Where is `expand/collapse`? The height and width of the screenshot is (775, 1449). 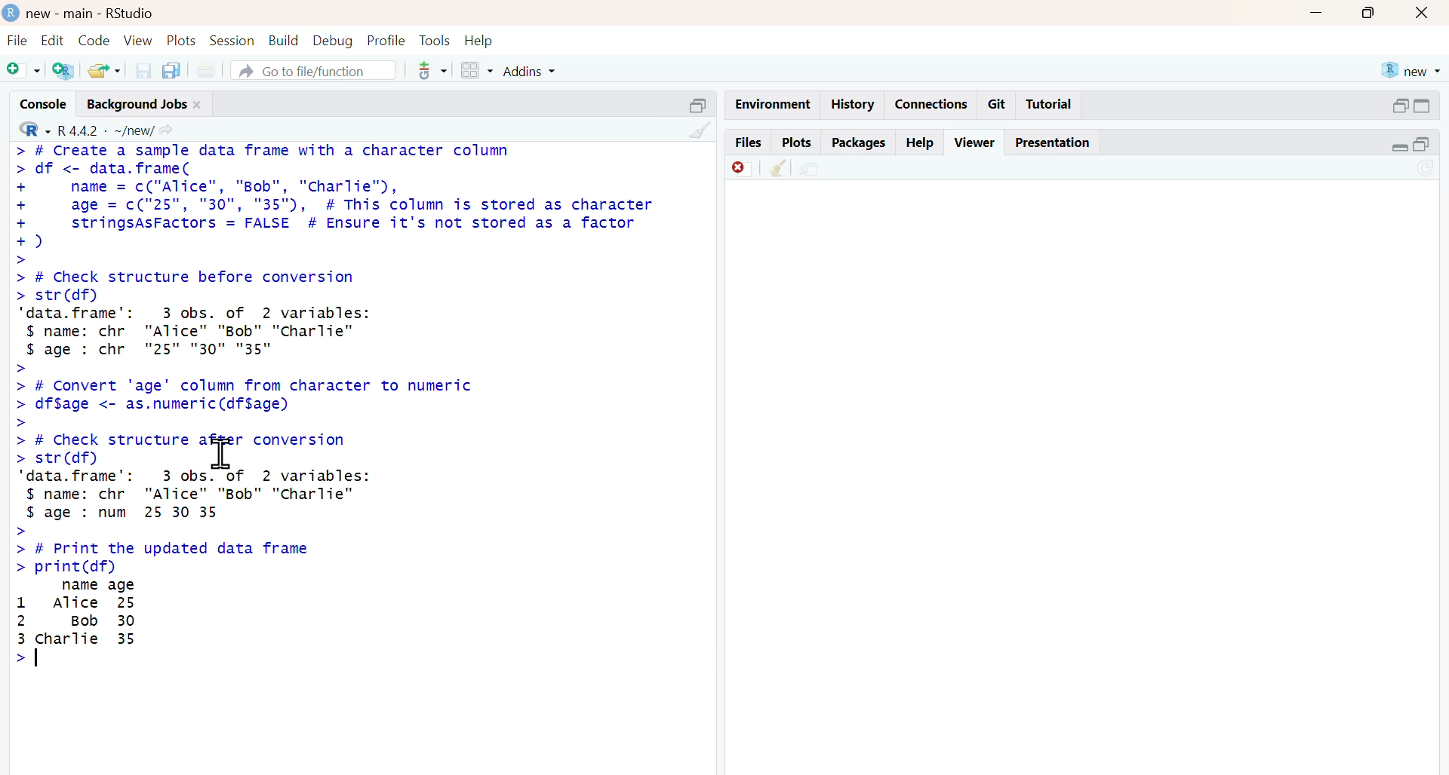 expand/collapse is located at coordinates (1401, 147).